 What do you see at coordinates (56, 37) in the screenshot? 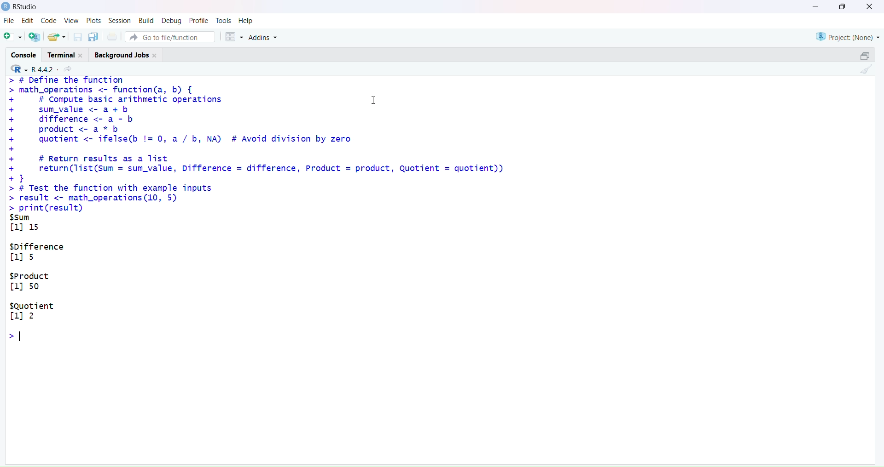
I see `Open an existing file (Ctrl + O)` at bounding box center [56, 37].